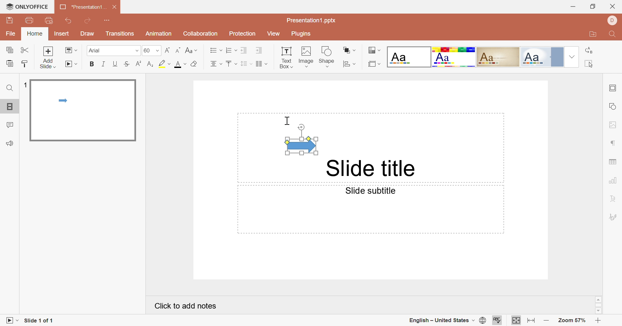 This screenshot has height=326, width=622. What do you see at coordinates (483, 321) in the screenshot?
I see `Set document language` at bounding box center [483, 321].